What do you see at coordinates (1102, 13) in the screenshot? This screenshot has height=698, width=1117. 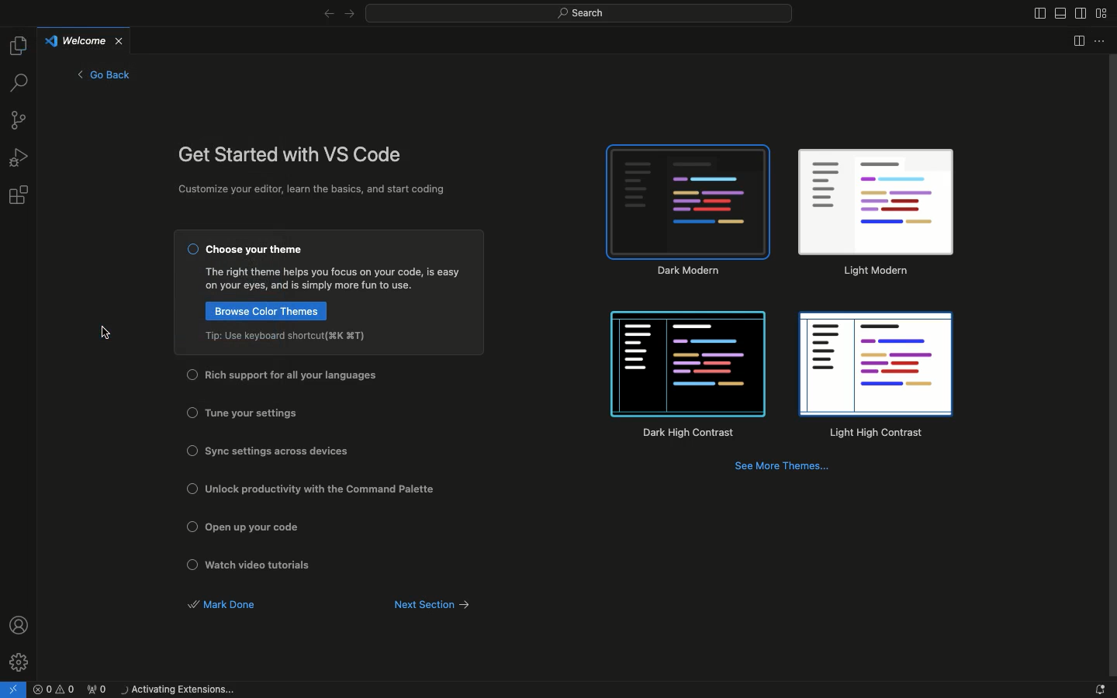 I see `customize layout` at bounding box center [1102, 13].